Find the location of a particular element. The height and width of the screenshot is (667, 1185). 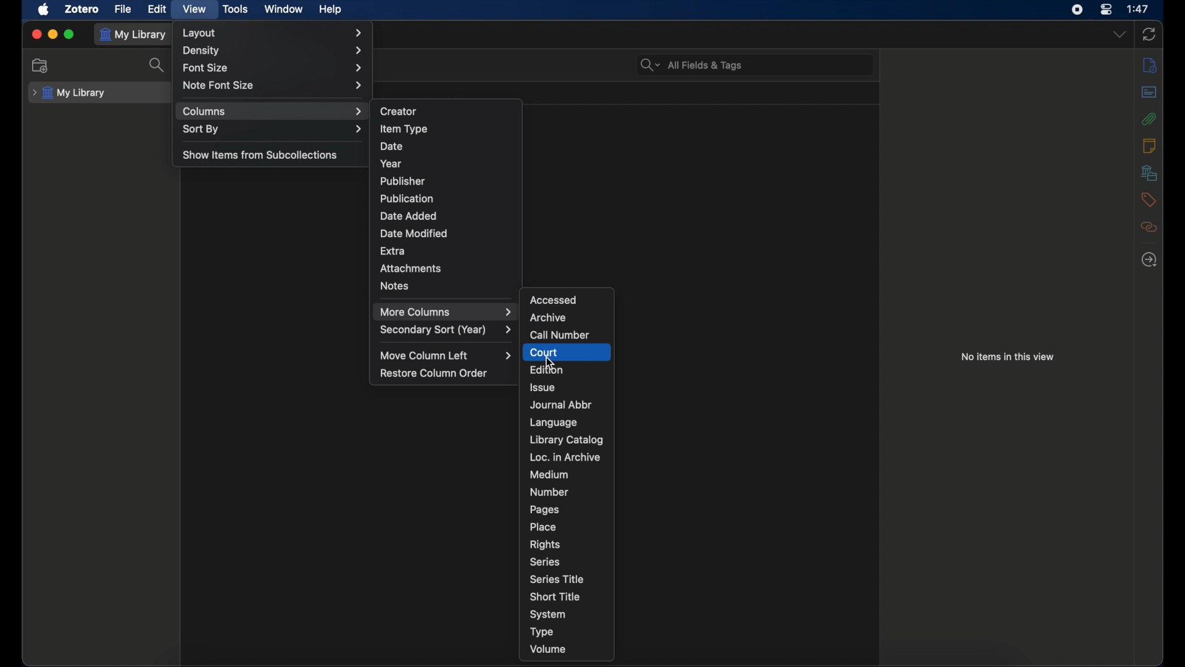

system is located at coordinates (547, 615).